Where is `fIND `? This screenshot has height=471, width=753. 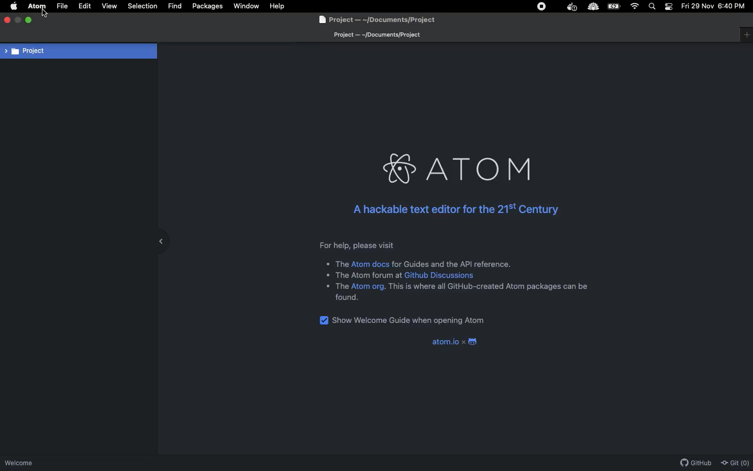
fIND  is located at coordinates (174, 6).